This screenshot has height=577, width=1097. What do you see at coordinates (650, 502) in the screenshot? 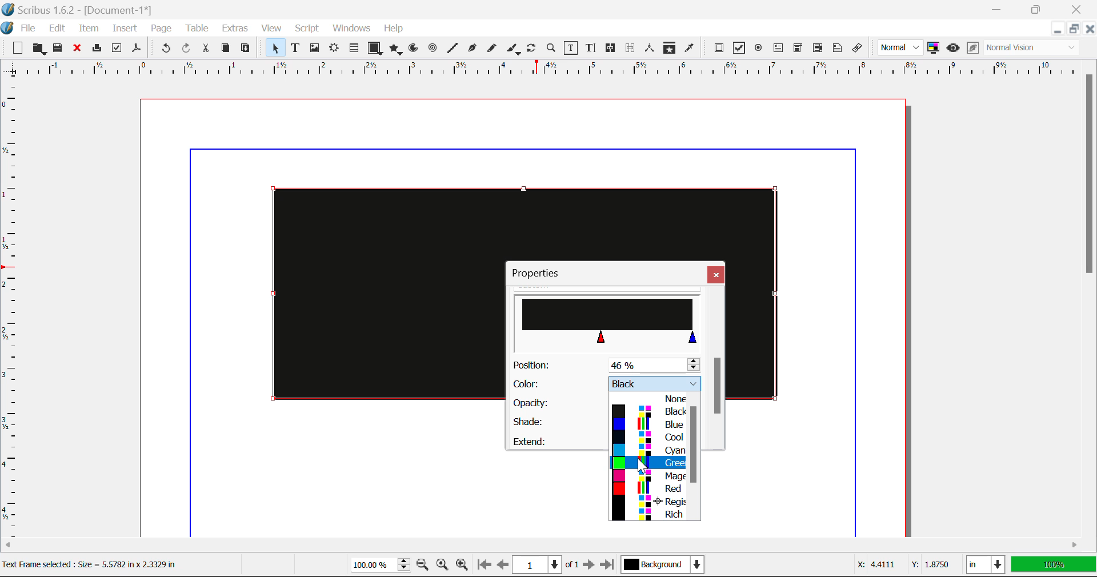
I see `Registration` at bounding box center [650, 502].